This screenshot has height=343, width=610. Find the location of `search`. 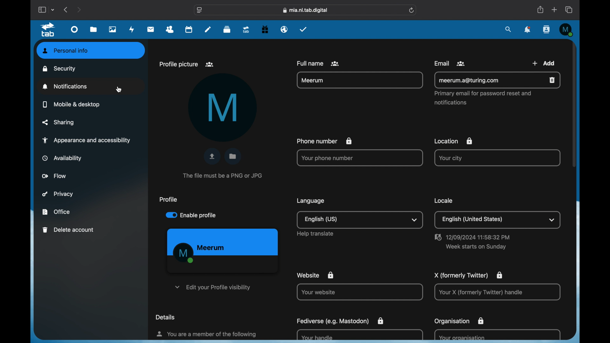

search is located at coordinates (509, 29).